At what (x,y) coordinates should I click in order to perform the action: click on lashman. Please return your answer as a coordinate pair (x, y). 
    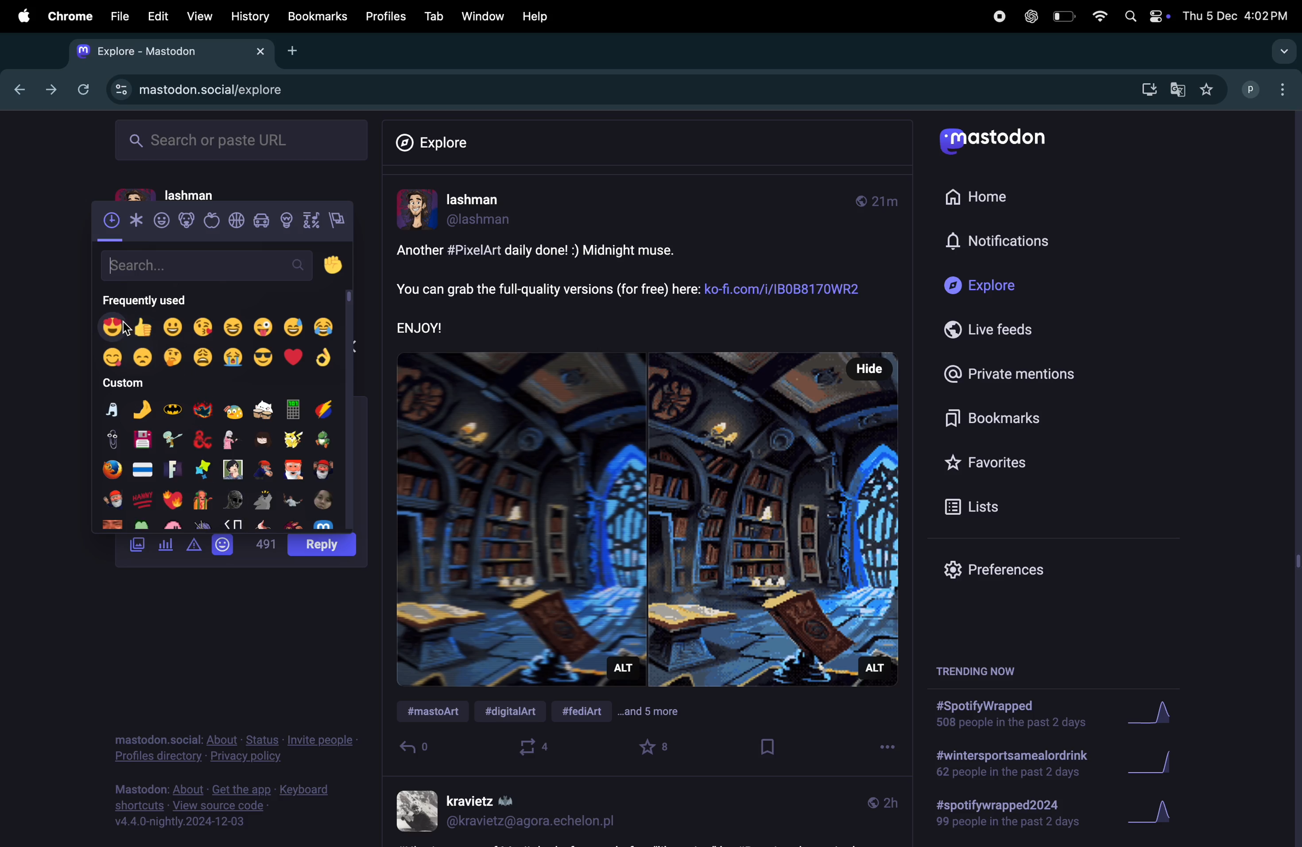
    Looking at the image, I should click on (185, 190).